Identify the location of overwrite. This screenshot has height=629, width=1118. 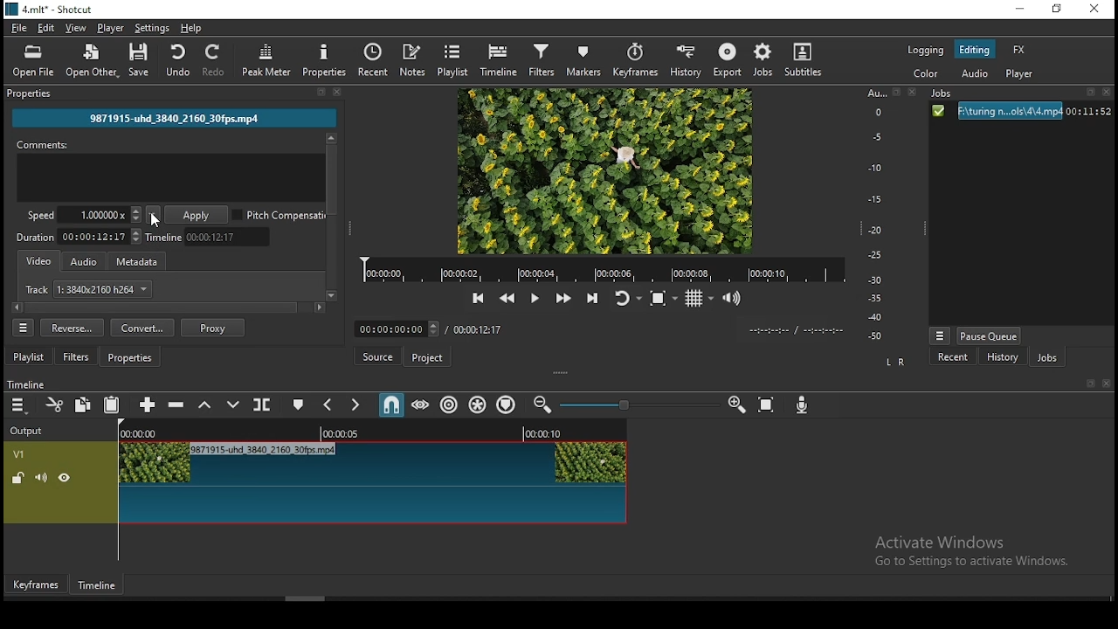
(230, 403).